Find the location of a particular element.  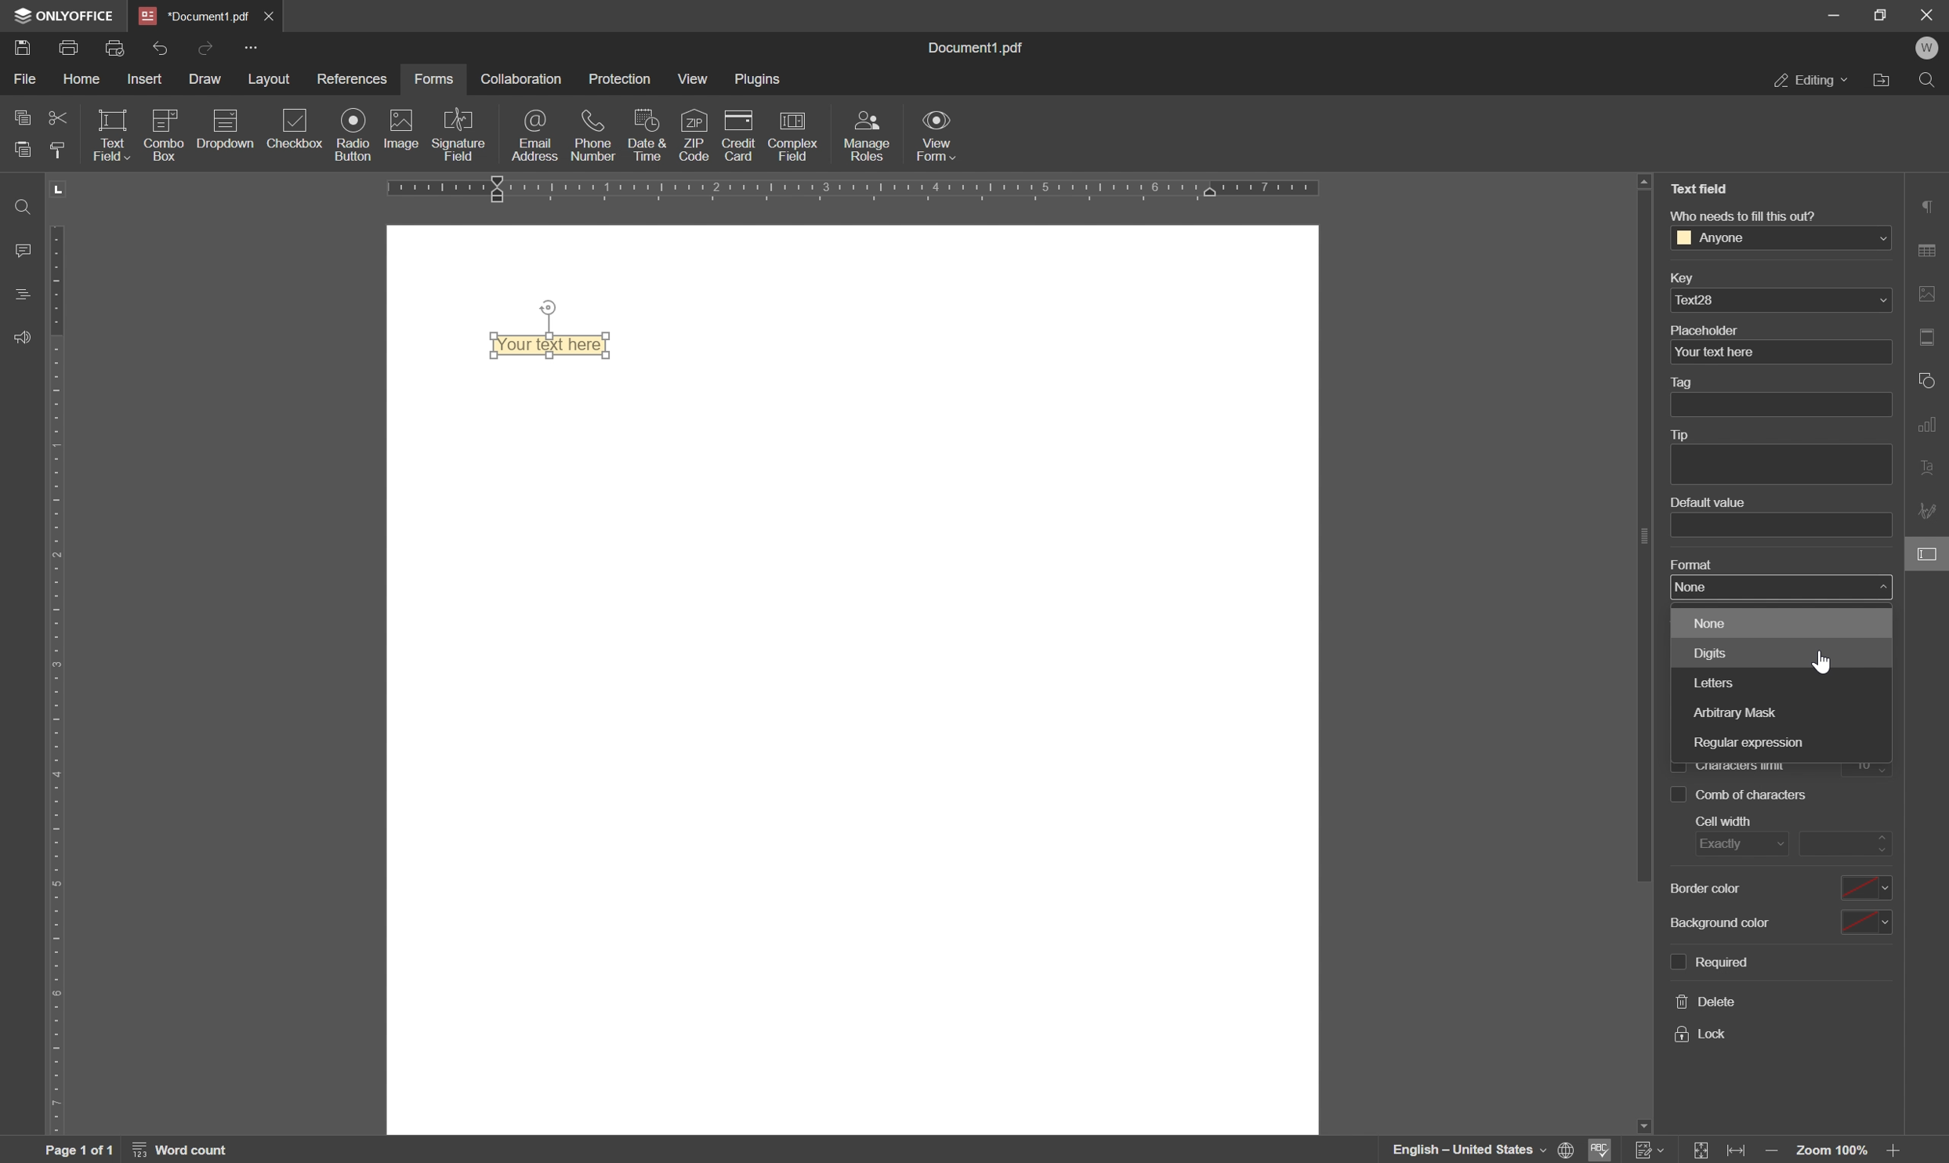

none is located at coordinates (1710, 622).